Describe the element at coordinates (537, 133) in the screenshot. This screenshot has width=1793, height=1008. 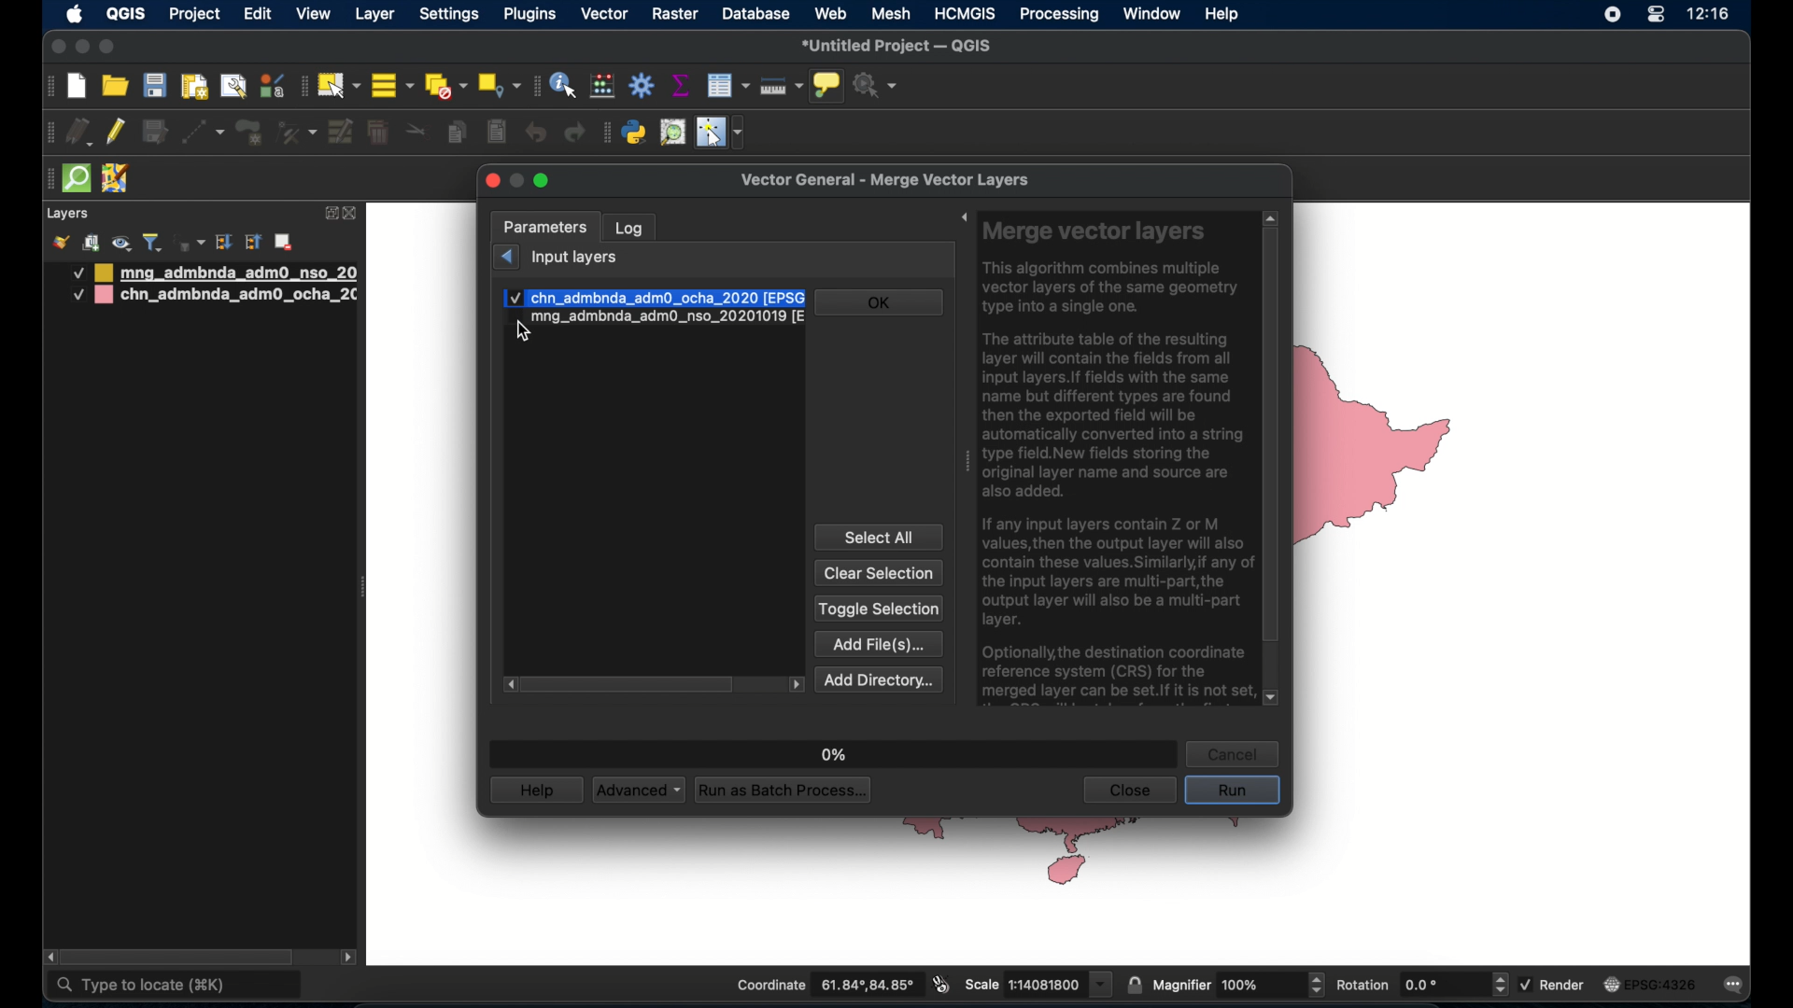
I see `undo` at that location.